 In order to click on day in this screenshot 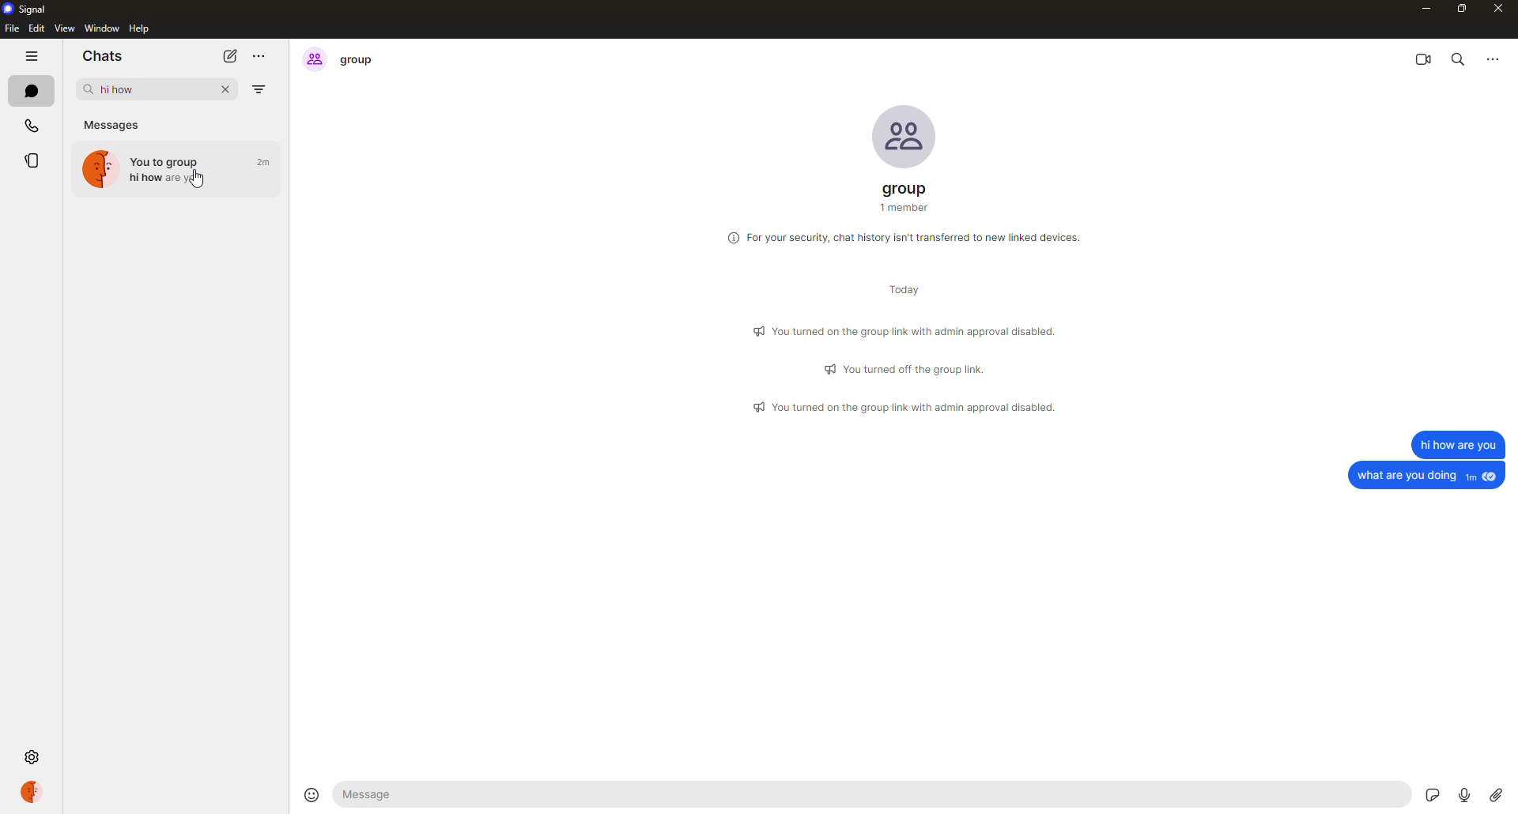, I will do `click(897, 292)`.